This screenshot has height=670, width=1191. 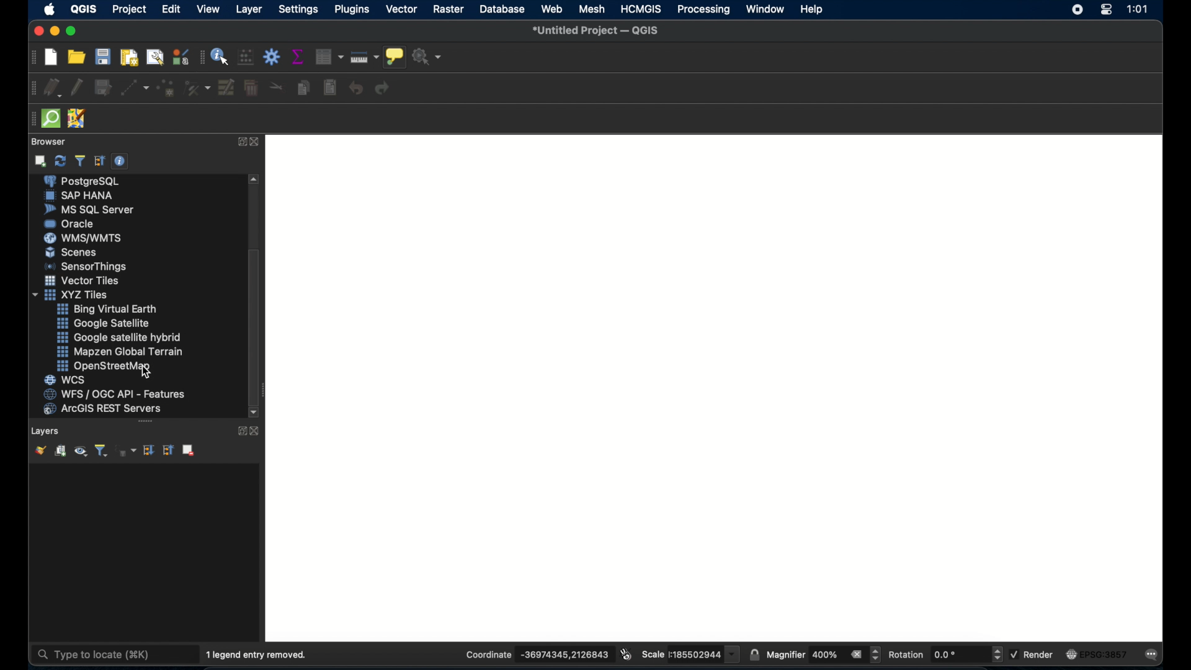 What do you see at coordinates (101, 451) in the screenshot?
I see `filter legend` at bounding box center [101, 451].